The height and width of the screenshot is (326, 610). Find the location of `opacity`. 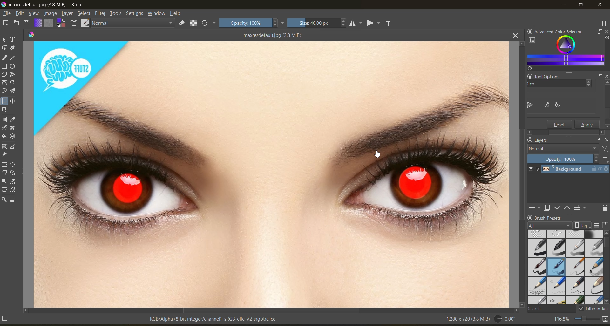

opacity is located at coordinates (564, 159).